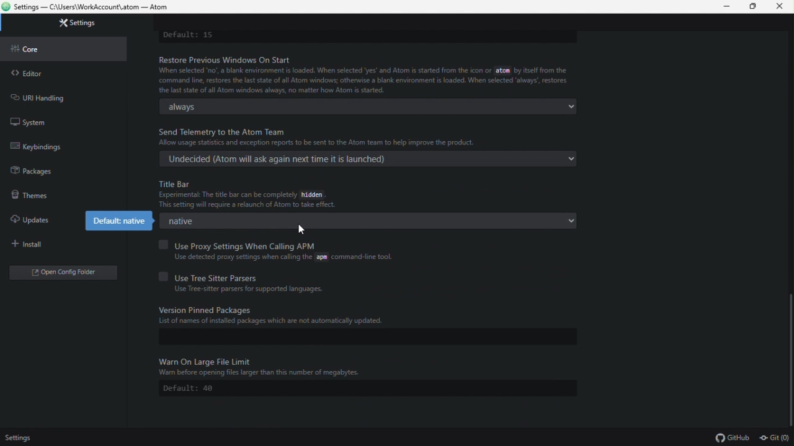 This screenshot has width=794, height=446. Describe the element at coordinates (342, 194) in the screenshot. I see `Title Bar Experimental: The tital bar can be completely hidden. This setting will require a relaunch of Atom to take effect.` at that location.